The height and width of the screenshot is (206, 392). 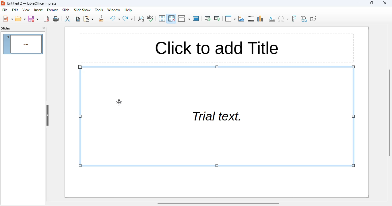 I want to click on minimize, so click(x=359, y=3).